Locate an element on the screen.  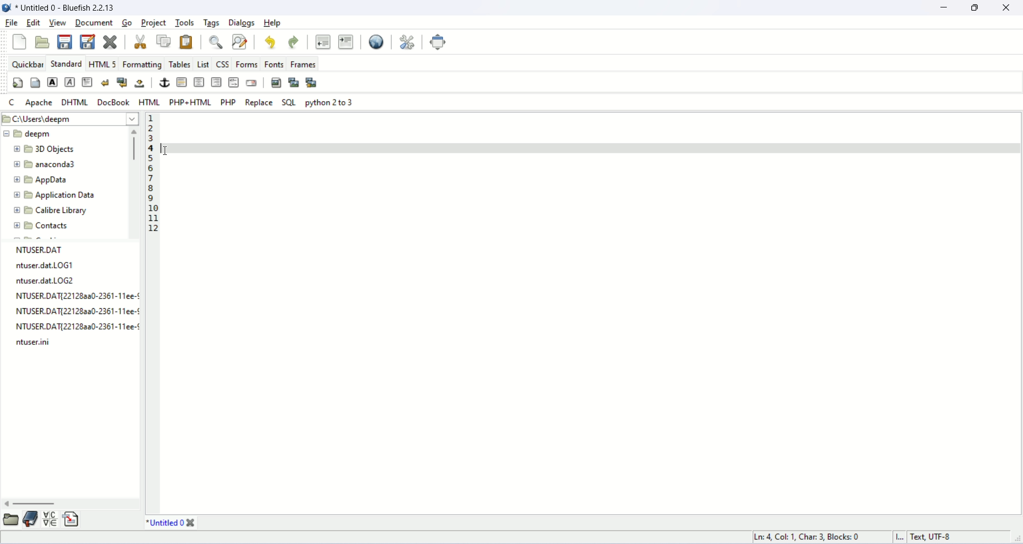
close current file is located at coordinates (111, 42).